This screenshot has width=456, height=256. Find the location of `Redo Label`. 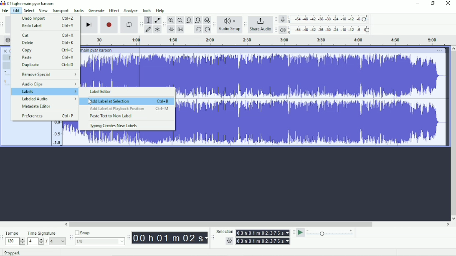

Redo Label is located at coordinates (47, 26).